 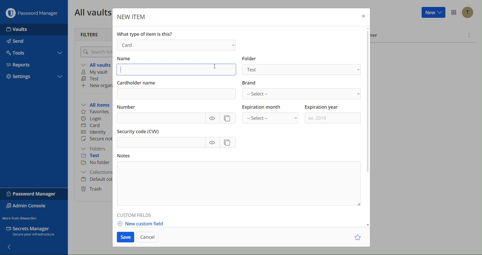 What do you see at coordinates (96, 86) in the screenshot?
I see `New organization` at bounding box center [96, 86].